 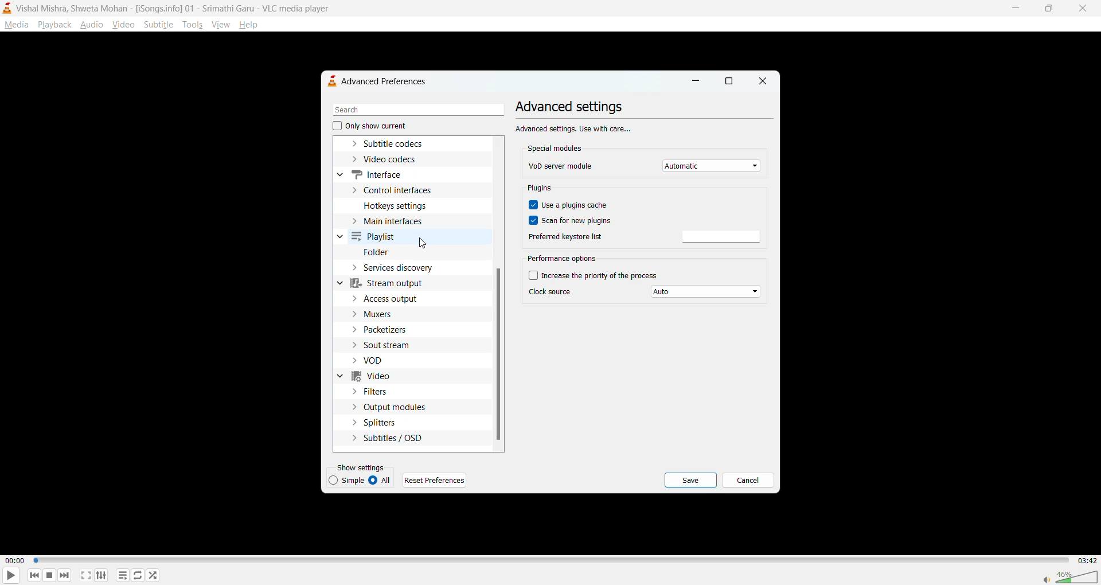 What do you see at coordinates (721, 237) in the screenshot?
I see `preferred keyword list` at bounding box center [721, 237].